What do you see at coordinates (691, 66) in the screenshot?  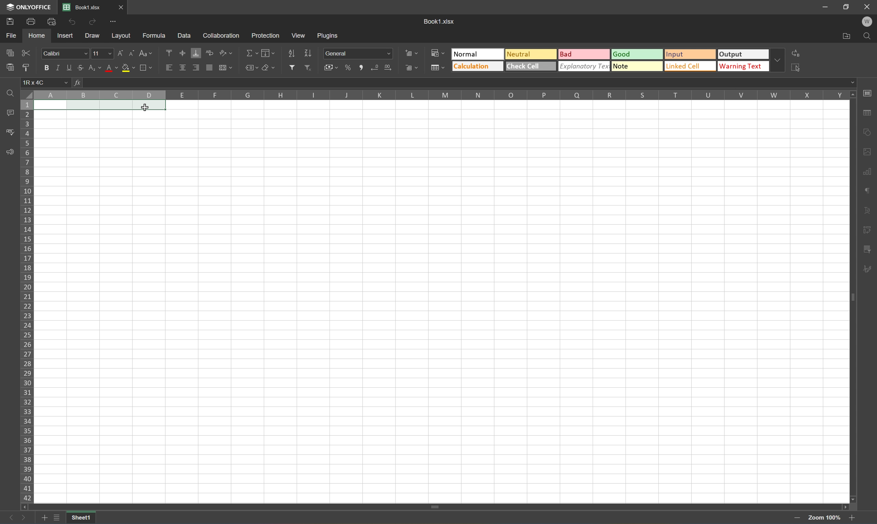 I see `Linked cell` at bounding box center [691, 66].